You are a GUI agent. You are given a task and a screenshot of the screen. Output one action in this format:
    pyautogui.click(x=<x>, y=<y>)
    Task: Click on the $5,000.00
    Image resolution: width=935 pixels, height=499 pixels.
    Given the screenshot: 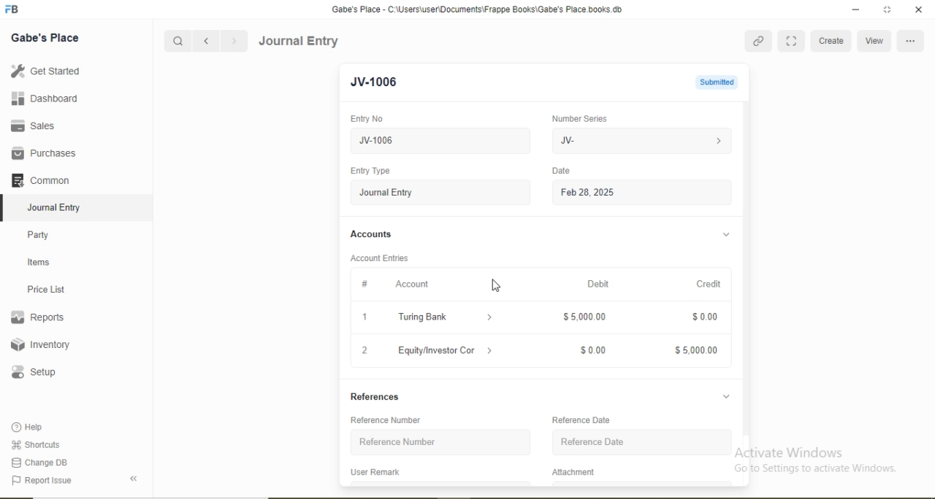 What is the action you would take?
    pyautogui.click(x=697, y=351)
    